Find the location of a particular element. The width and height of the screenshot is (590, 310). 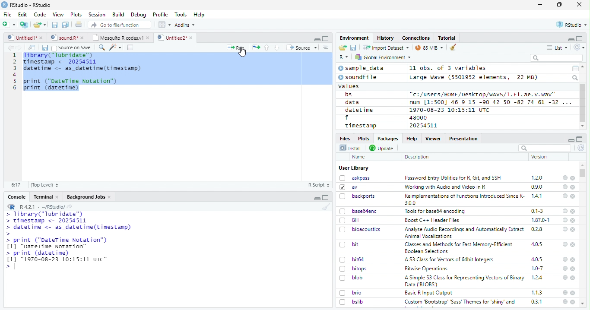

Connections is located at coordinates (416, 38).